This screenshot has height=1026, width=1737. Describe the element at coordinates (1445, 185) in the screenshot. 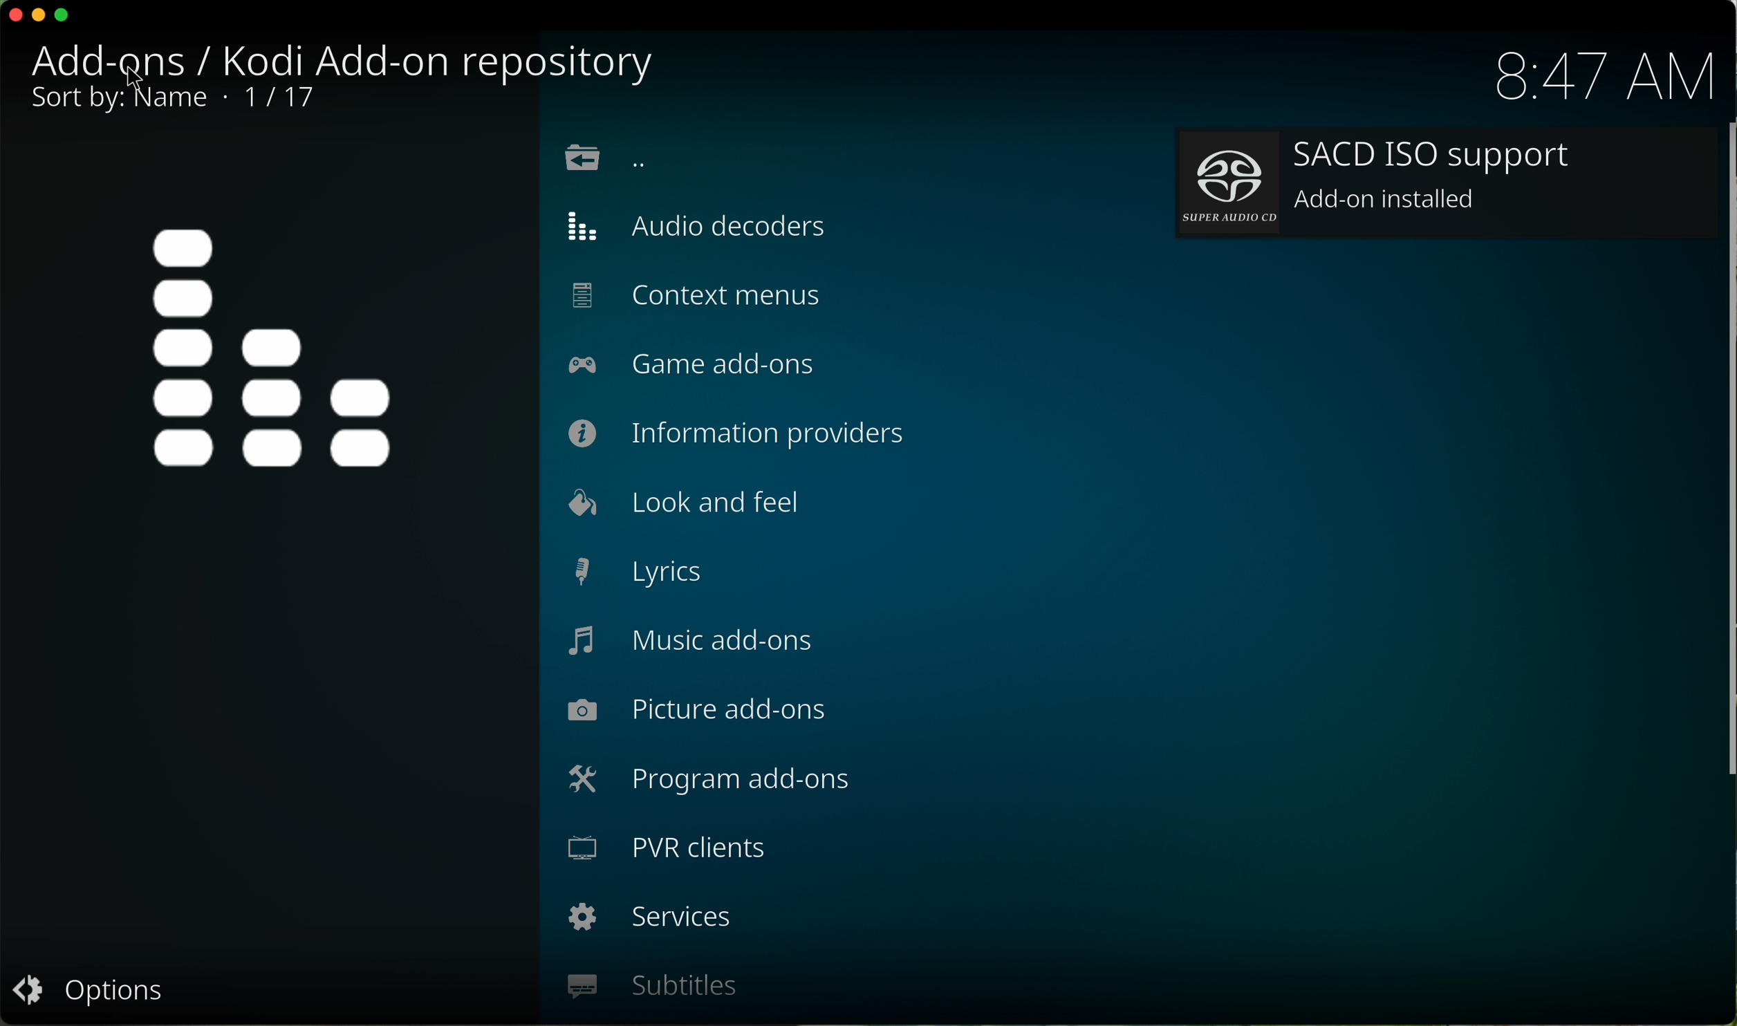

I see `add on installed` at that location.